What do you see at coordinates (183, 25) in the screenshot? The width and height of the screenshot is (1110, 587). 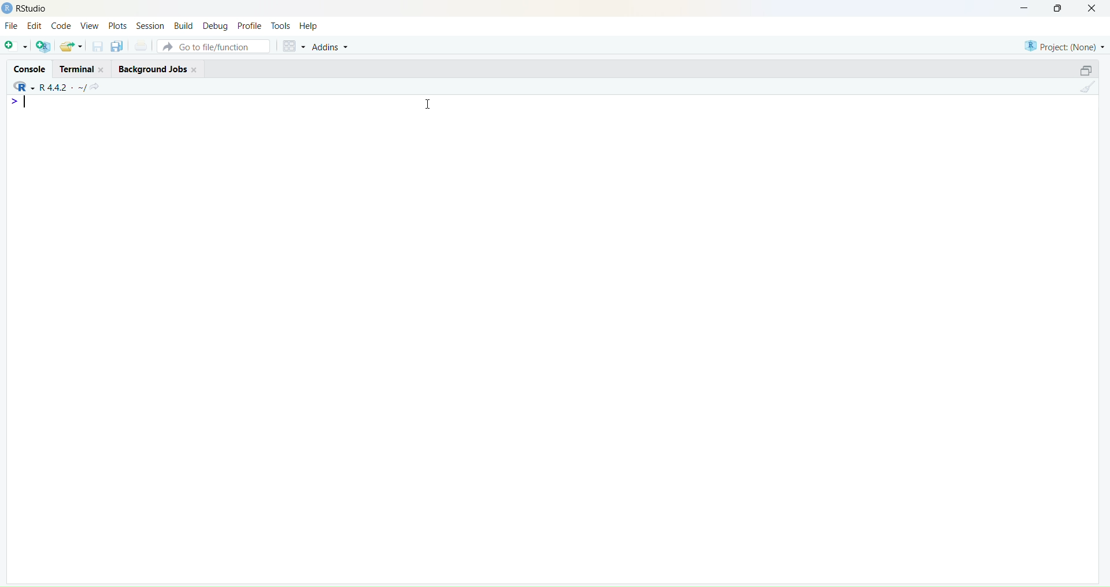 I see `Build` at bounding box center [183, 25].